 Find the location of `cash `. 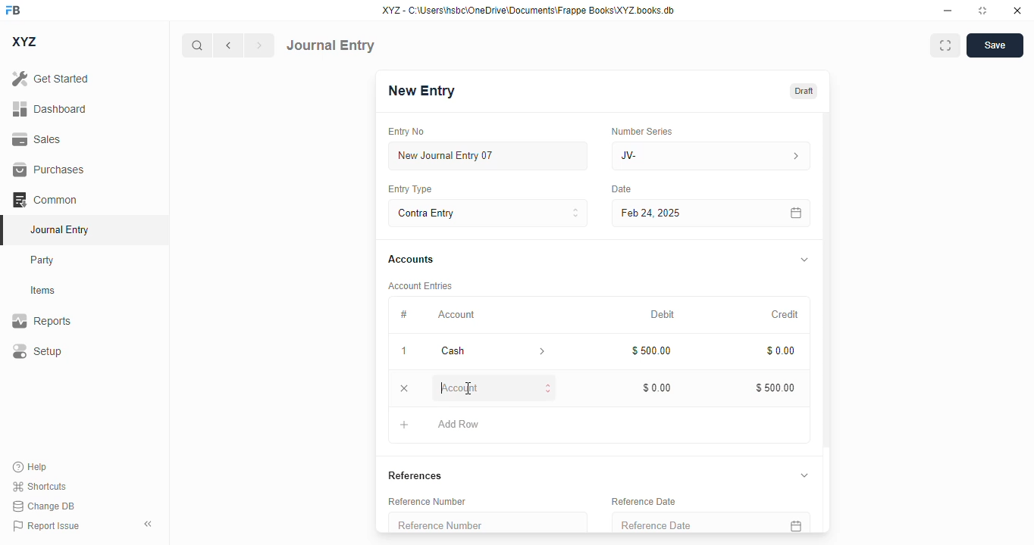

cash  is located at coordinates (475, 351).